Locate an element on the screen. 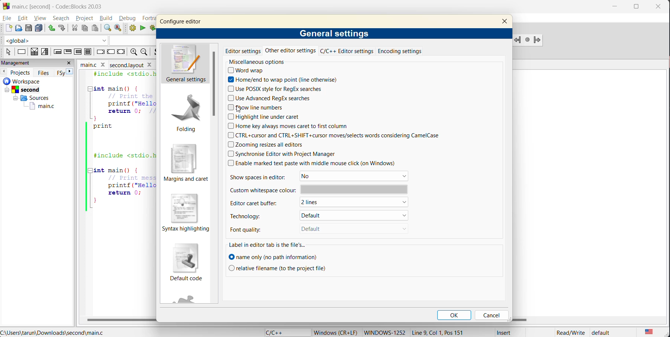 The height and width of the screenshot is (337, 670). redo is located at coordinates (62, 27).